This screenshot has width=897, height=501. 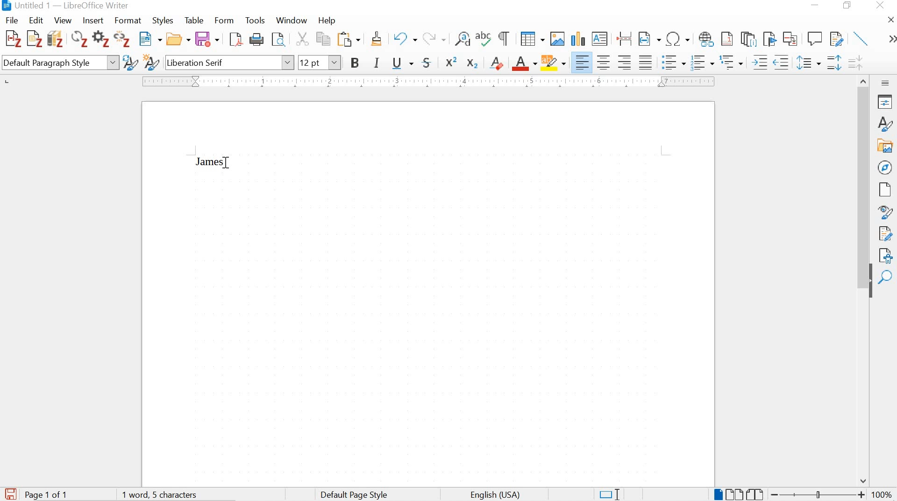 What do you see at coordinates (429, 63) in the screenshot?
I see `strikethrough` at bounding box center [429, 63].